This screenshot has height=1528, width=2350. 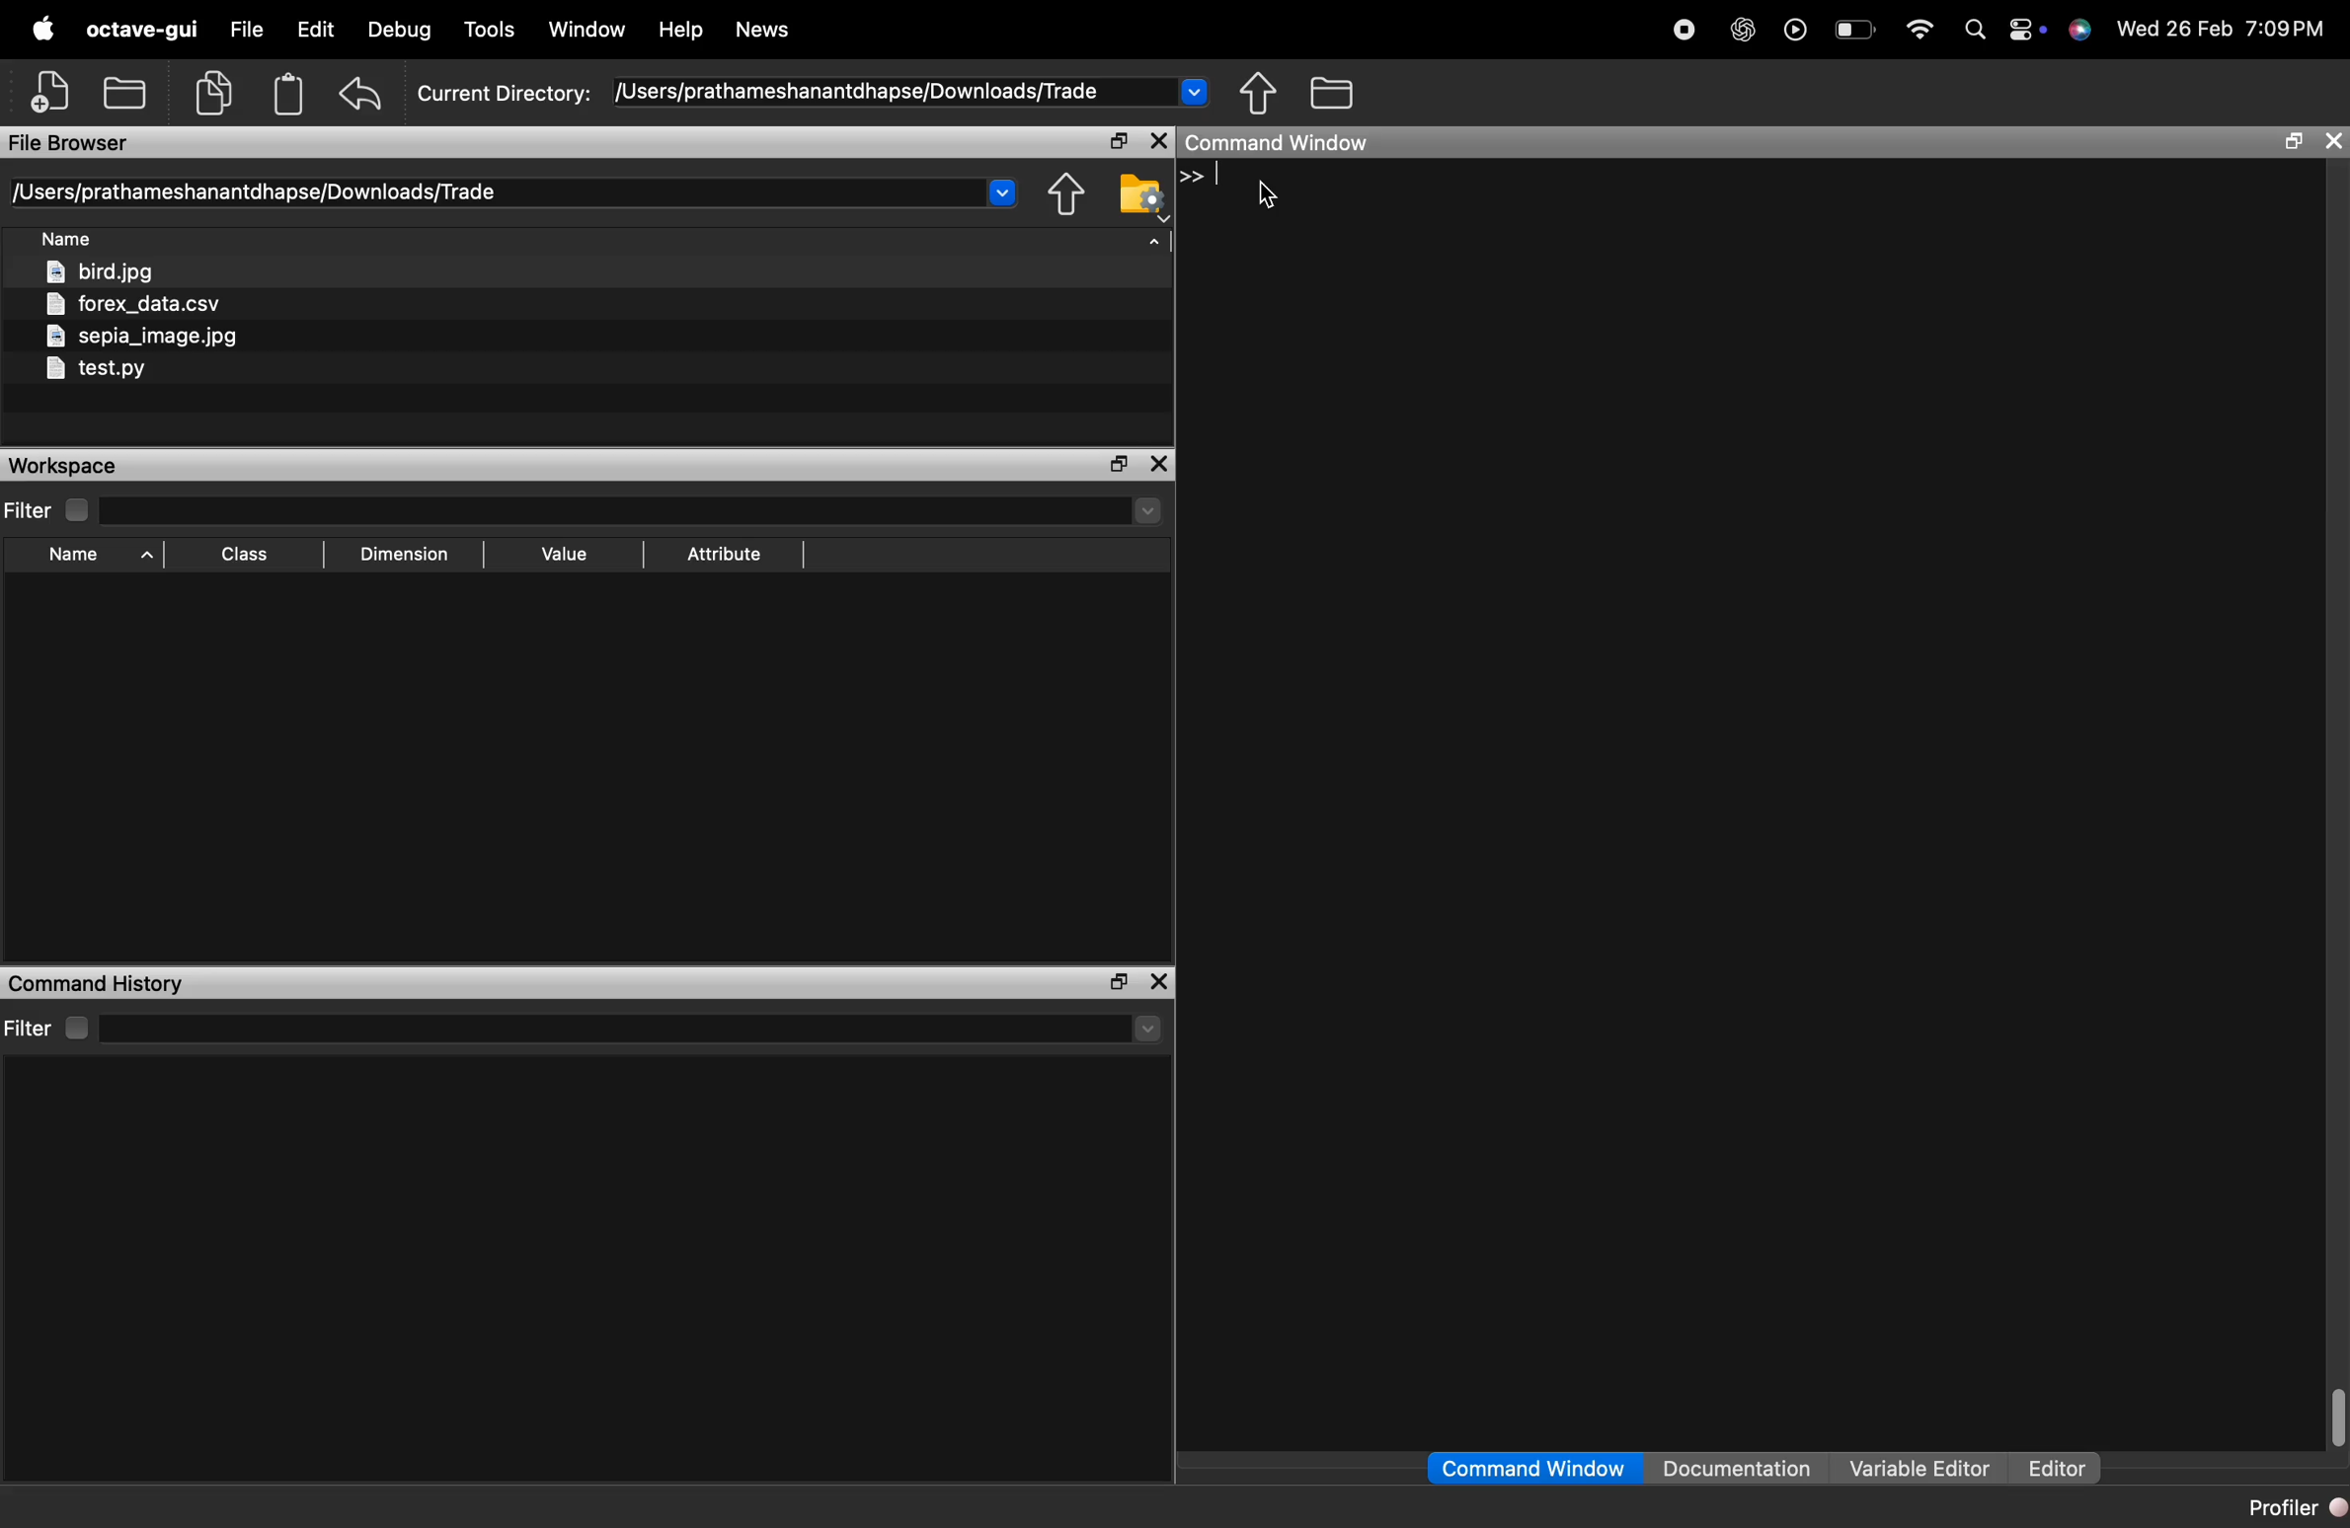 What do you see at coordinates (814, 92) in the screenshot?
I see `current directory` at bounding box center [814, 92].